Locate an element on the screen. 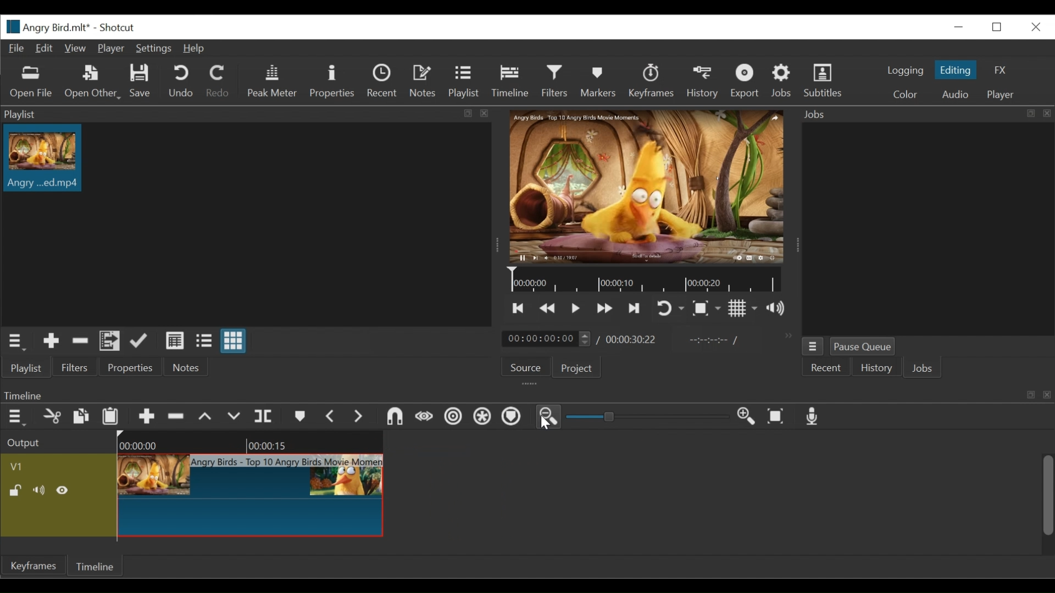  Zoom out timeline is located at coordinates (549, 418).